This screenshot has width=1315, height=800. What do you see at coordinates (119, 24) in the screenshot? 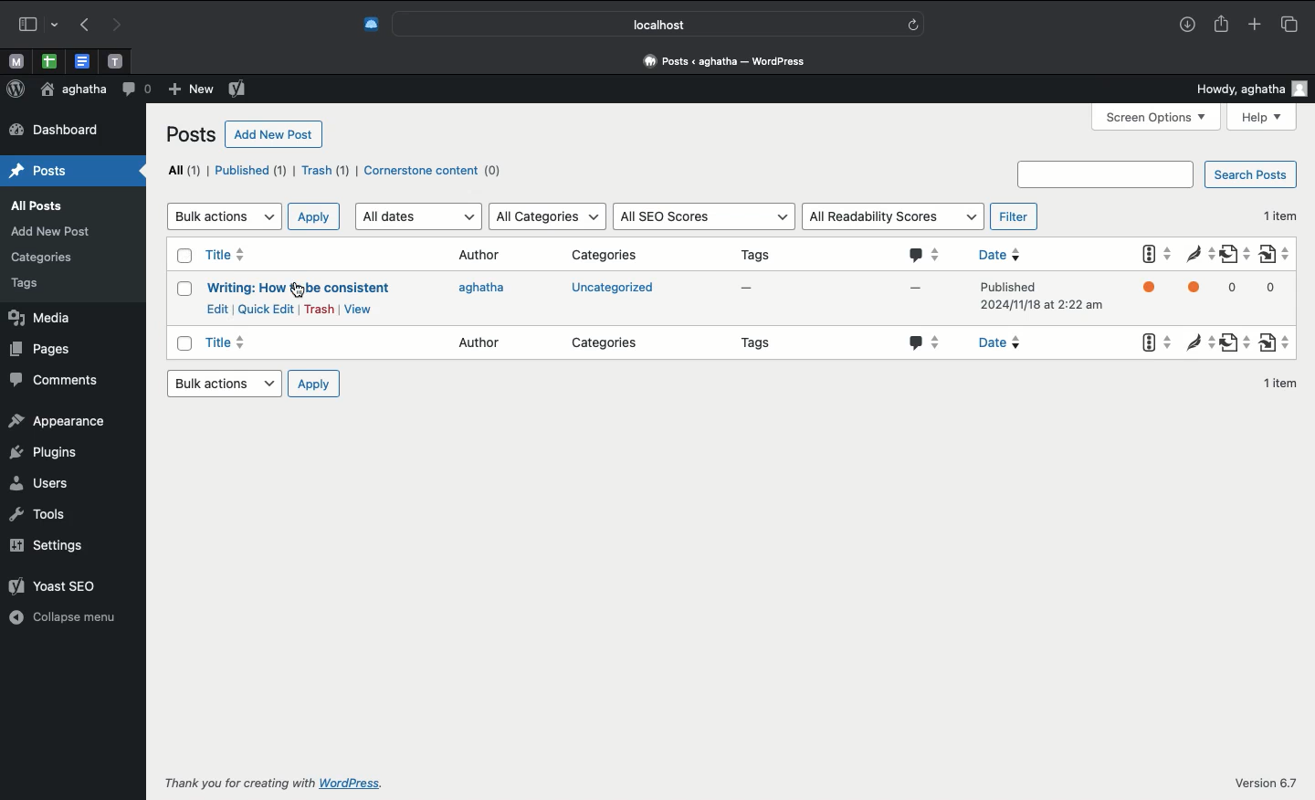
I see `Next page` at bounding box center [119, 24].